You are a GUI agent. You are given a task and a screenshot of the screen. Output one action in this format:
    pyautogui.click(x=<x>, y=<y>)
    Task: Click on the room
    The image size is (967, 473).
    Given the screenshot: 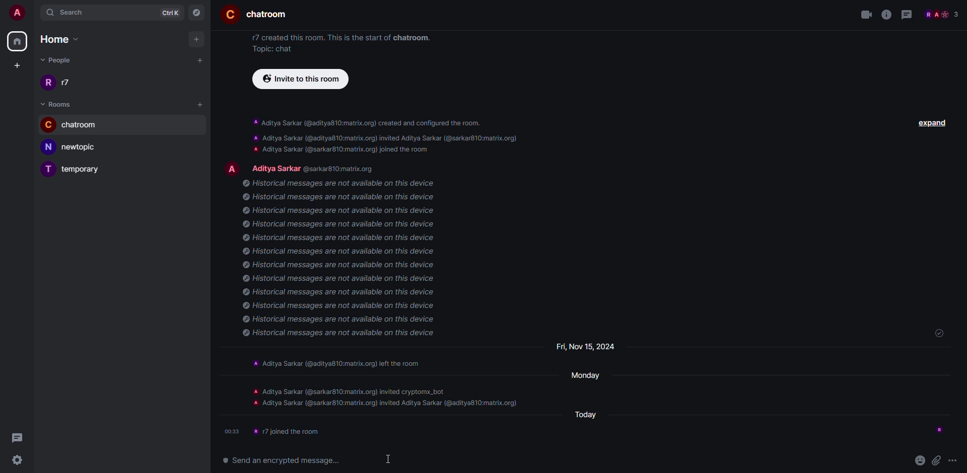 What is the action you would take?
    pyautogui.click(x=254, y=15)
    